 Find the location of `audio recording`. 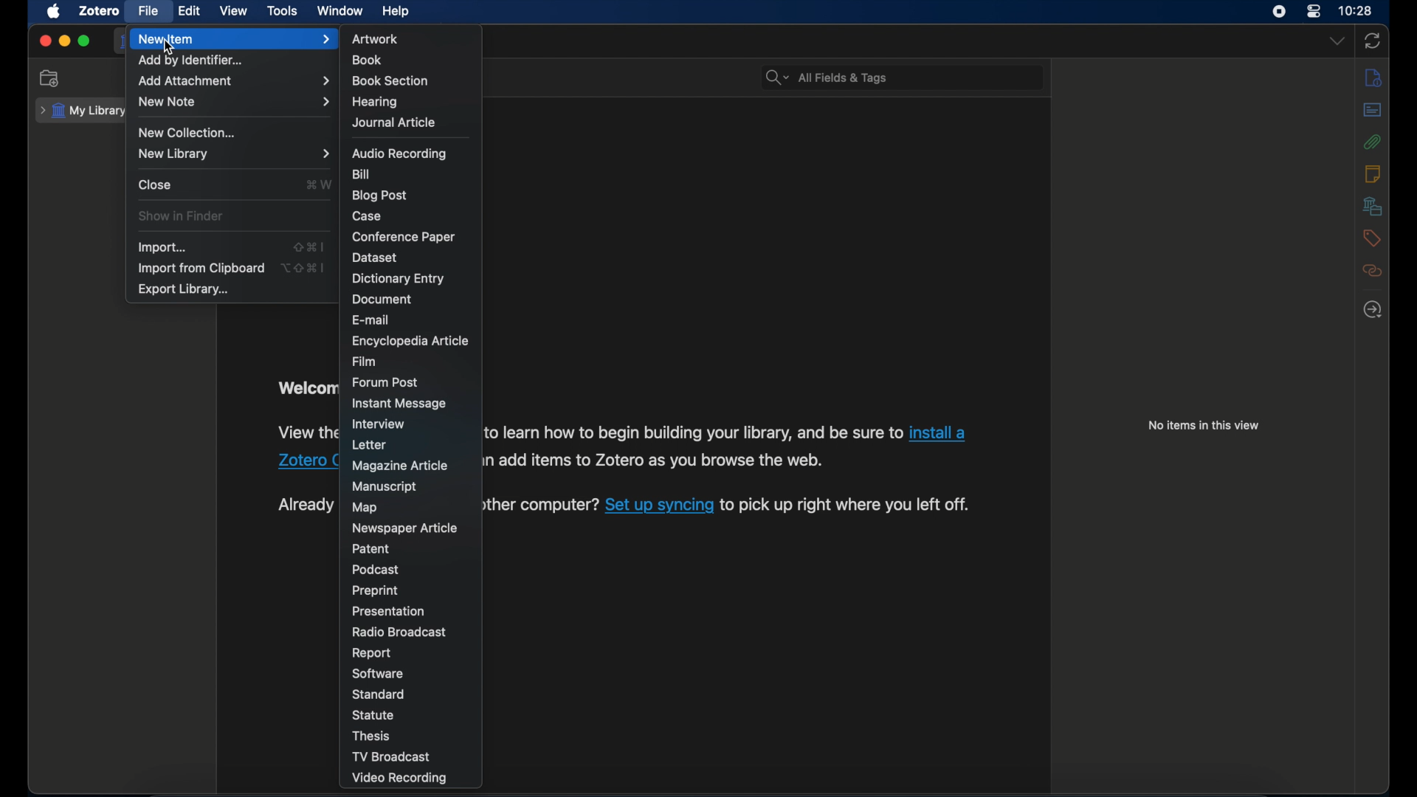

audio recording is located at coordinates (401, 153).